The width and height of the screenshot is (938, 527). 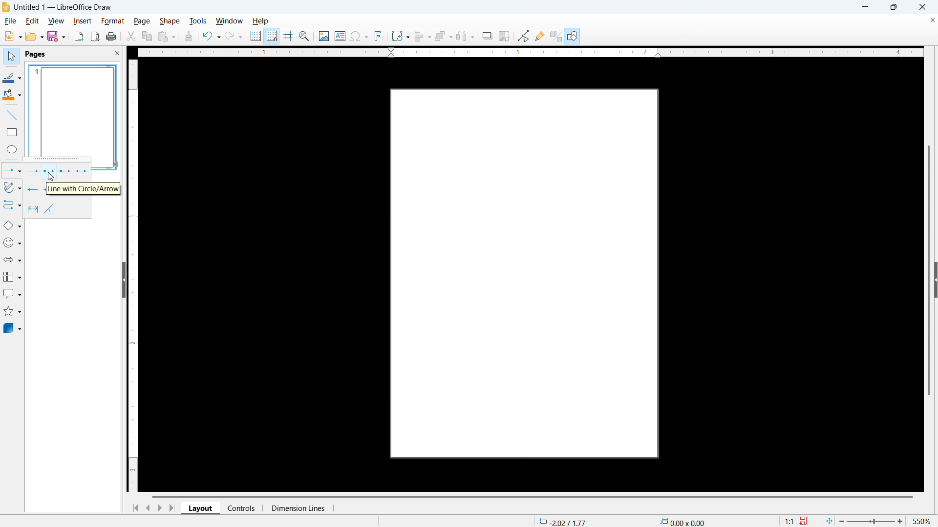 I want to click on Undo , so click(x=212, y=37).